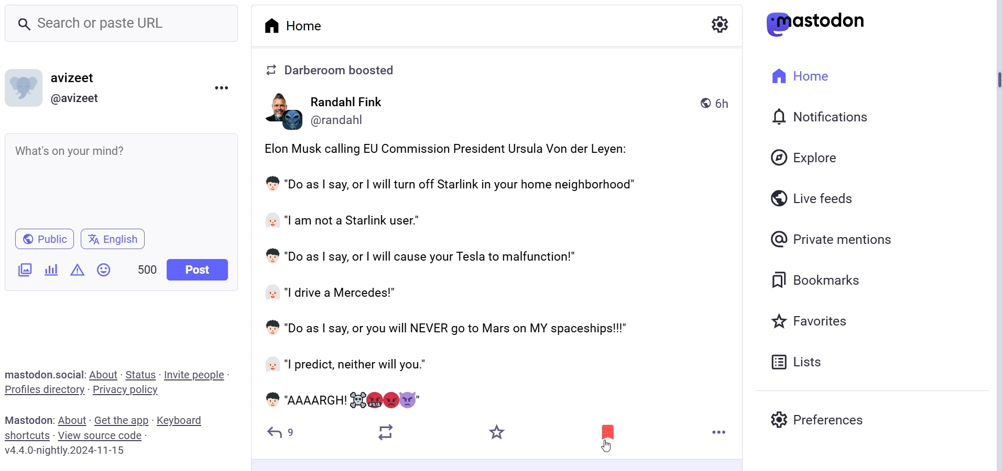  I want to click on About, so click(74, 421).